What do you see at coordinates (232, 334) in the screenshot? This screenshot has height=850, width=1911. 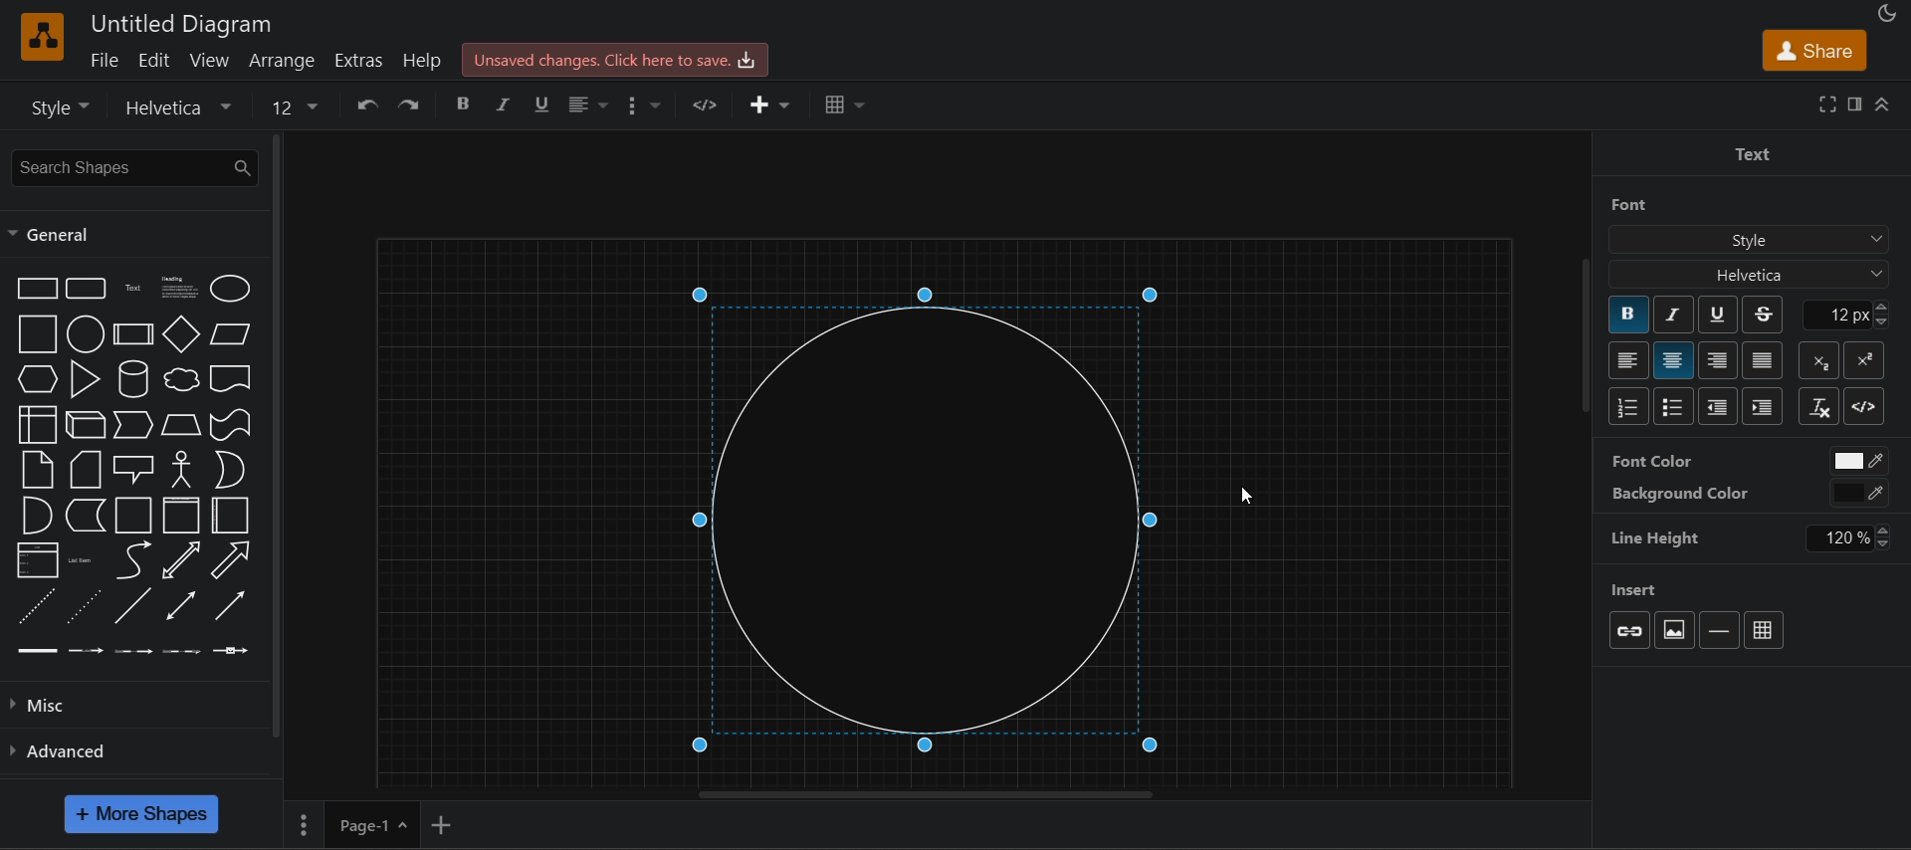 I see `parallelogram` at bounding box center [232, 334].